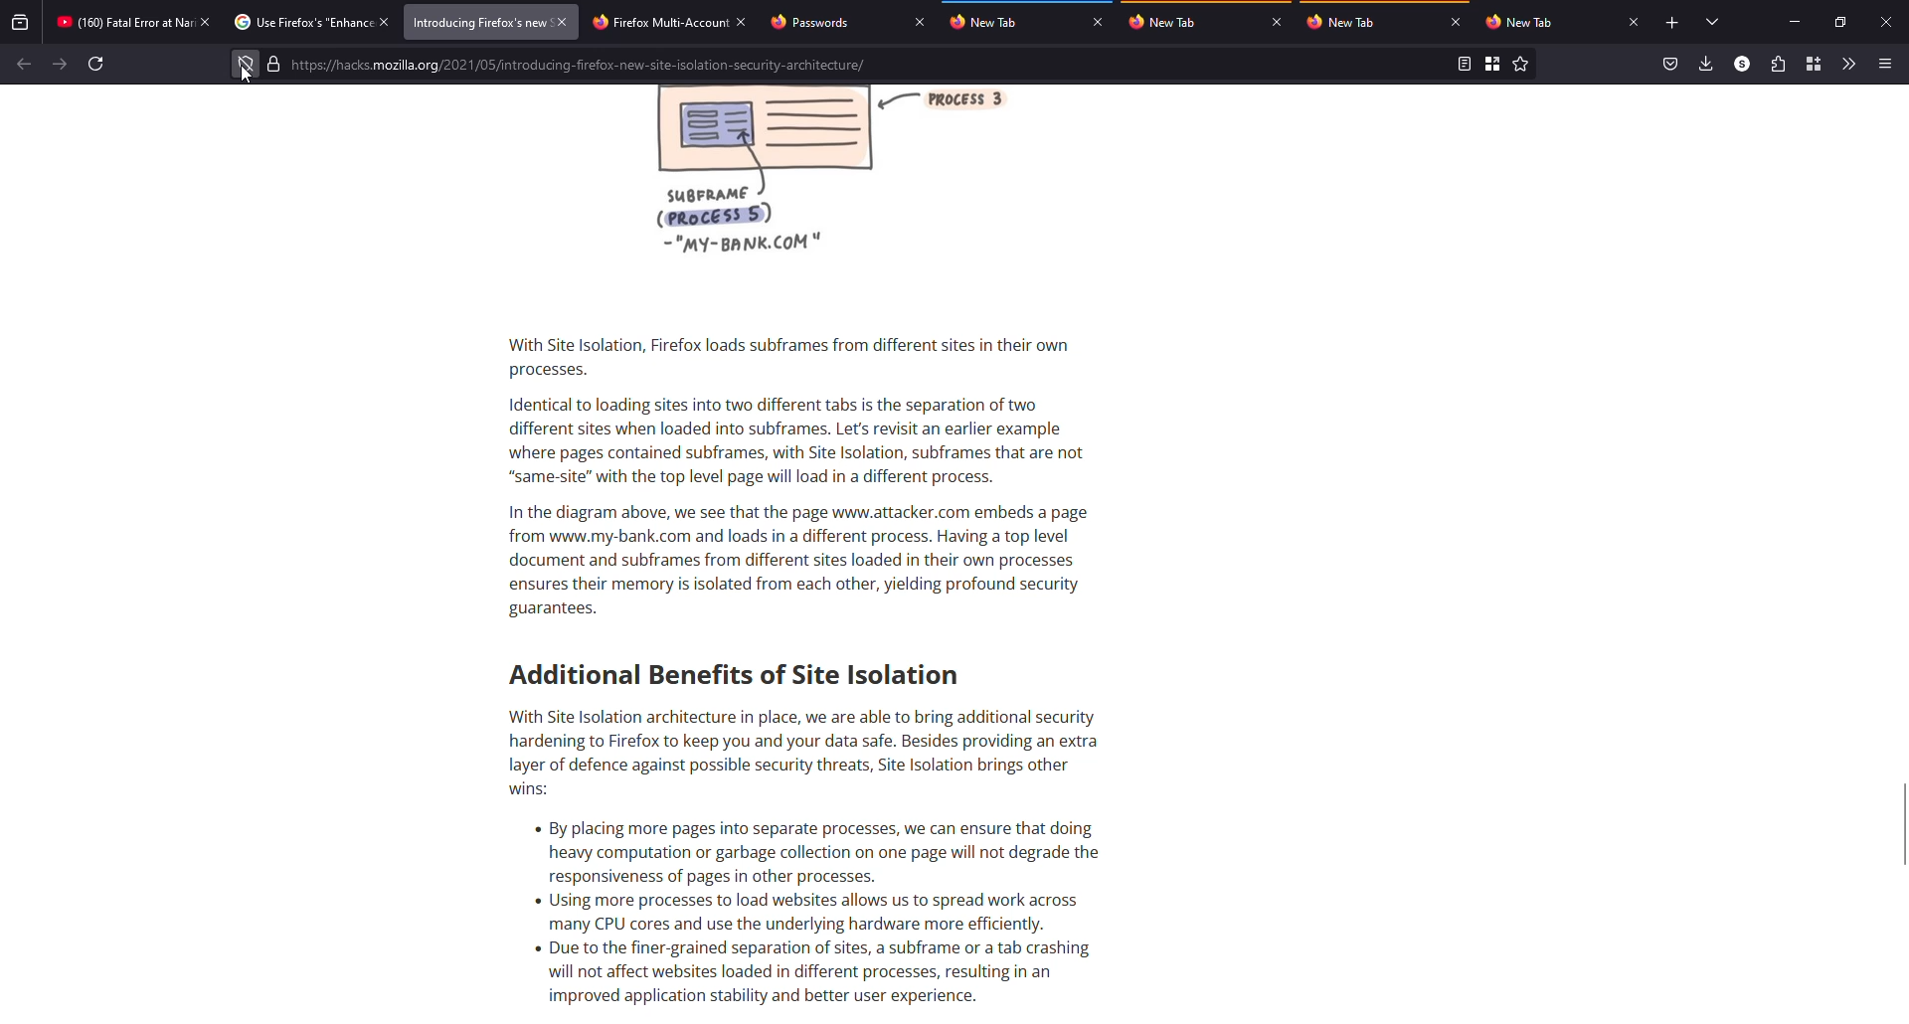  I want to click on tab, so click(478, 22).